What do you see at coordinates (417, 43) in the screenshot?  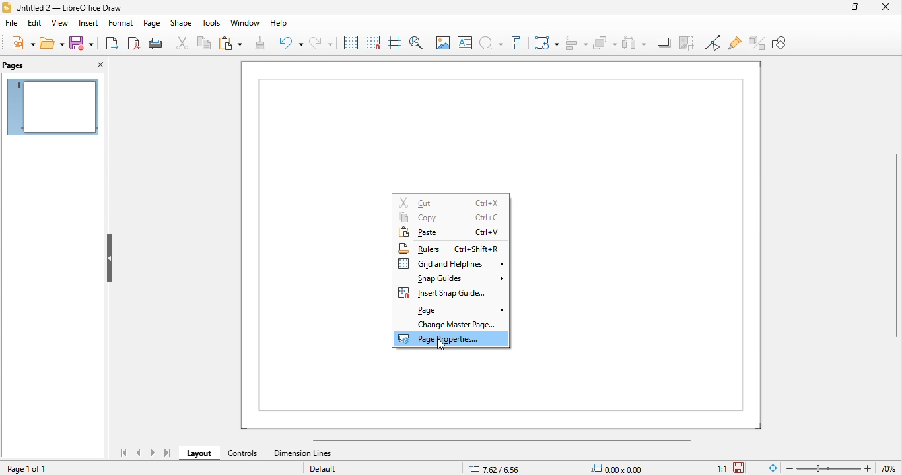 I see `zoom and pan` at bounding box center [417, 43].